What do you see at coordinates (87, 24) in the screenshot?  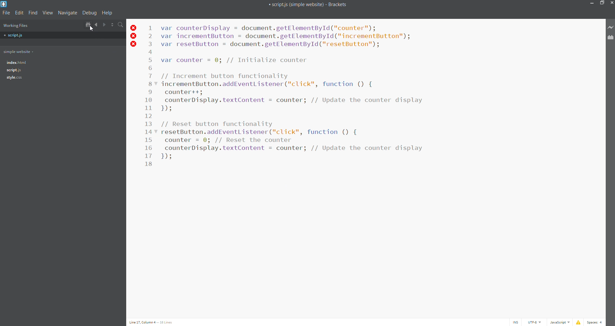 I see `show in file tree` at bounding box center [87, 24].